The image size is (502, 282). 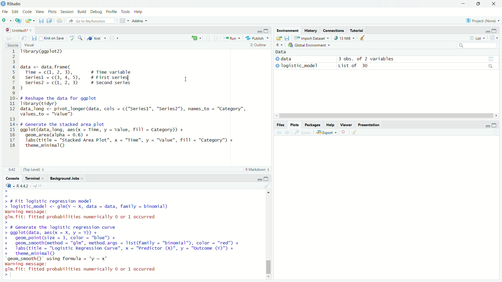 I want to click on List, so click(x=478, y=38).